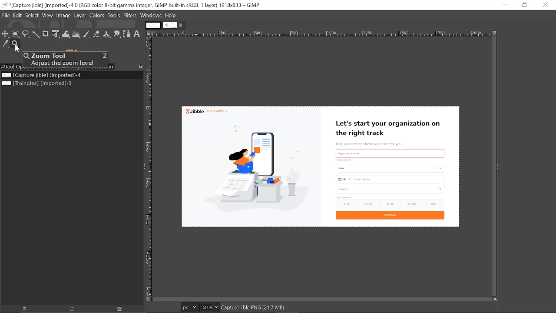 Image resolution: width=556 pixels, height=313 pixels. Describe the element at coordinates (25, 34) in the screenshot. I see `Free select tool` at that location.